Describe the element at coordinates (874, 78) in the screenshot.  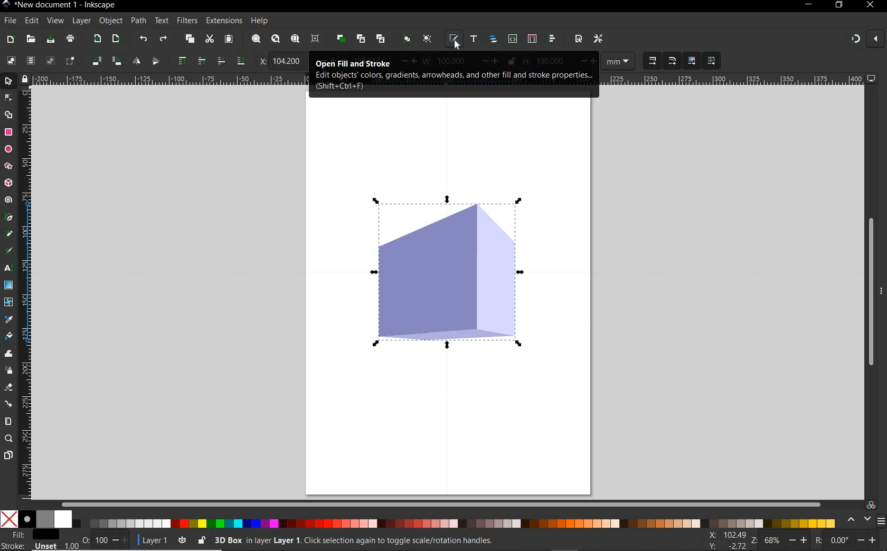
I see `computer icon` at that location.